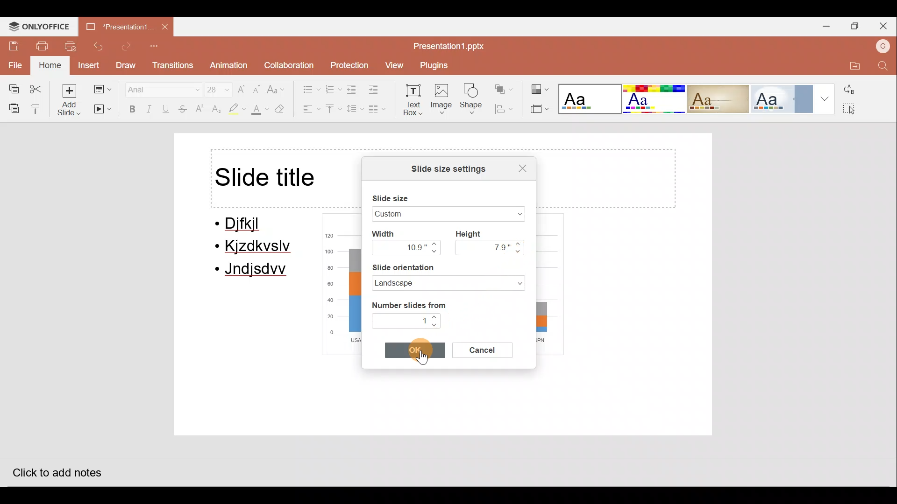 The height and width of the screenshot is (504, 897). What do you see at coordinates (538, 110) in the screenshot?
I see `Select slide size` at bounding box center [538, 110].